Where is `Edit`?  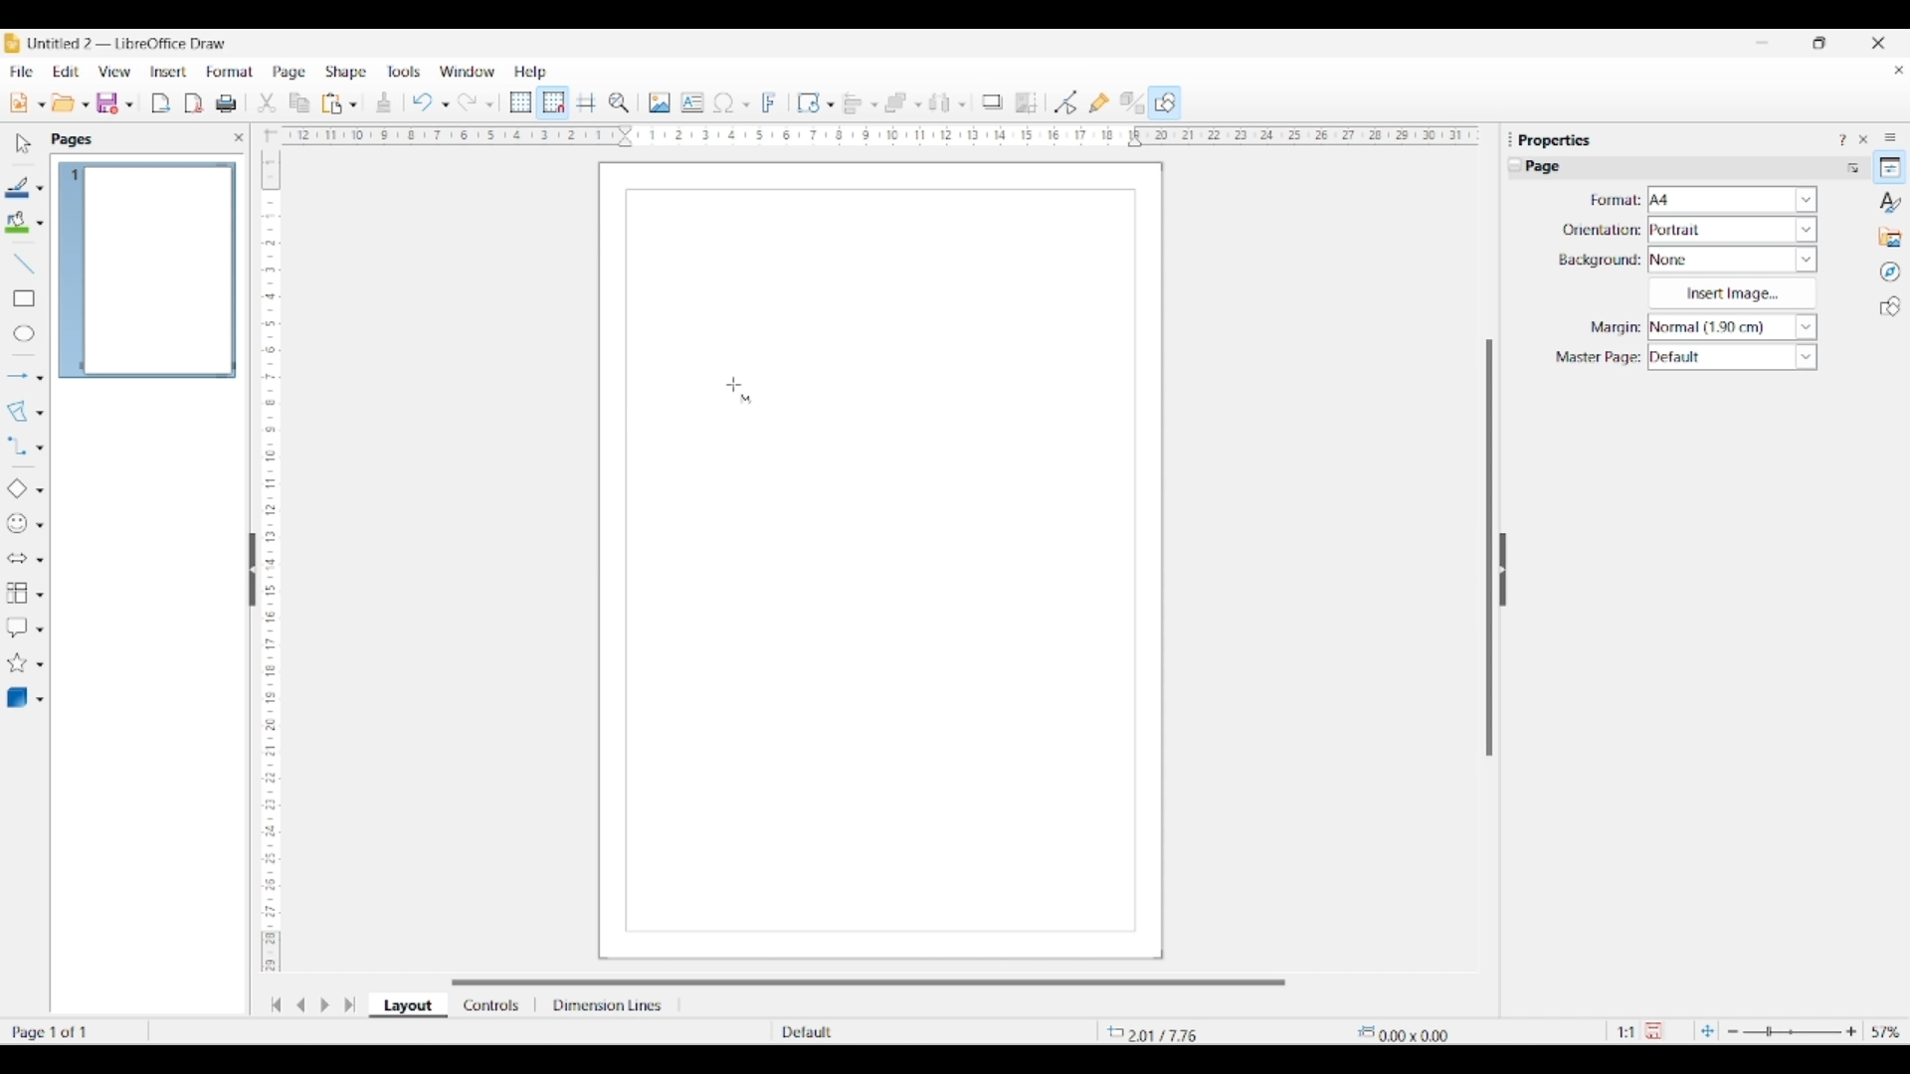 Edit is located at coordinates (66, 72).